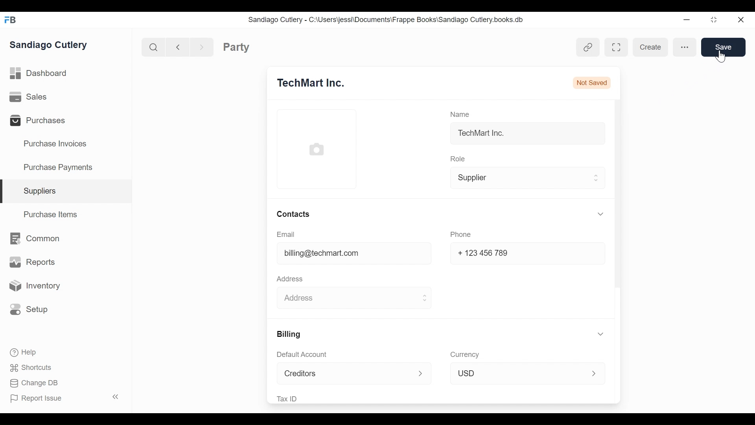 This screenshot has width=755, height=425. What do you see at coordinates (52, 216) in the screenshot?
I see `Purchase items` at bounding box center [52, 216].